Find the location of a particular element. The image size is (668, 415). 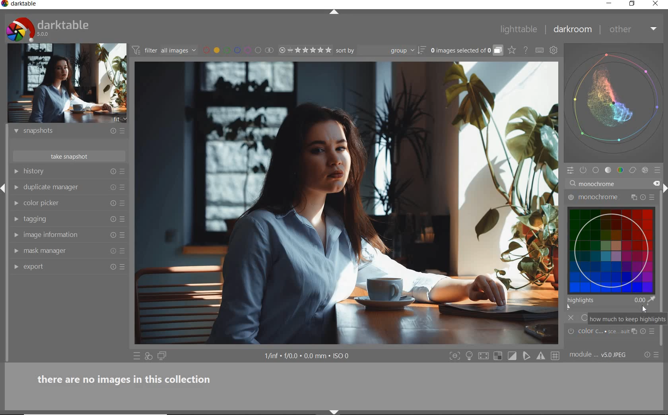

show global preferences is located at coordinates (554, 51).